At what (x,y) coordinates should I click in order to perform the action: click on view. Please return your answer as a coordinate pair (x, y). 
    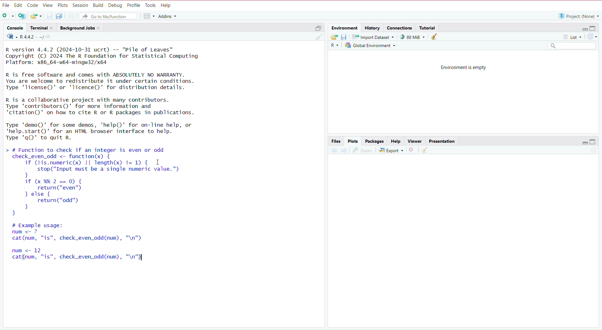
    Looking at the image, I should click on (415, 141).